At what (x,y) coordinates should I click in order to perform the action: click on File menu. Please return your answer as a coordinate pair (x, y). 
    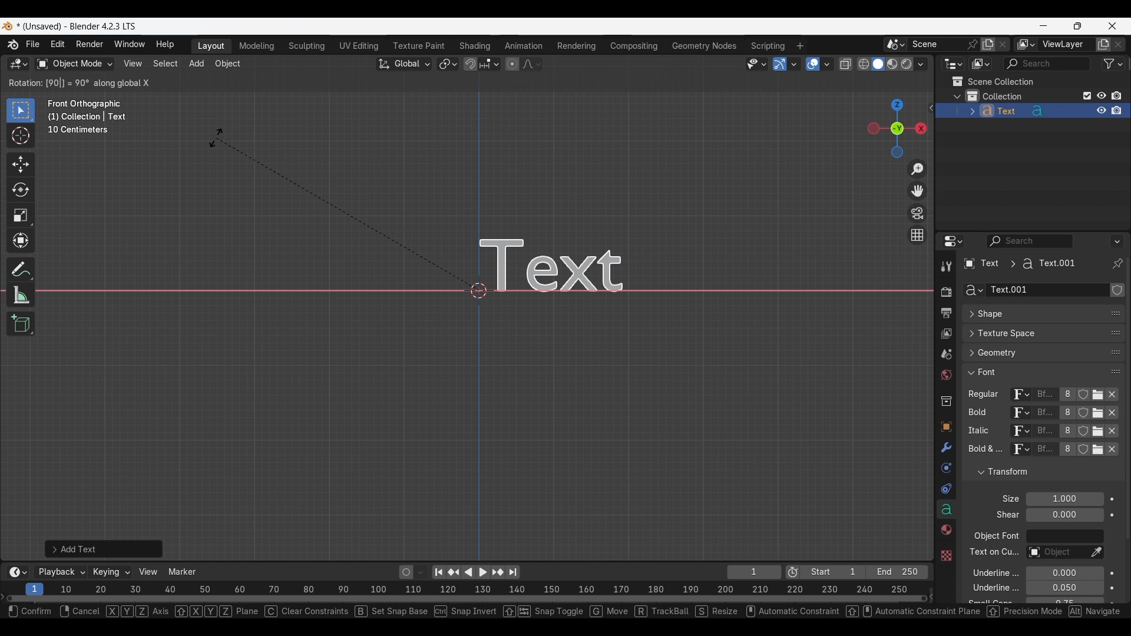
    Looking at the image, I should click on (34, 45).